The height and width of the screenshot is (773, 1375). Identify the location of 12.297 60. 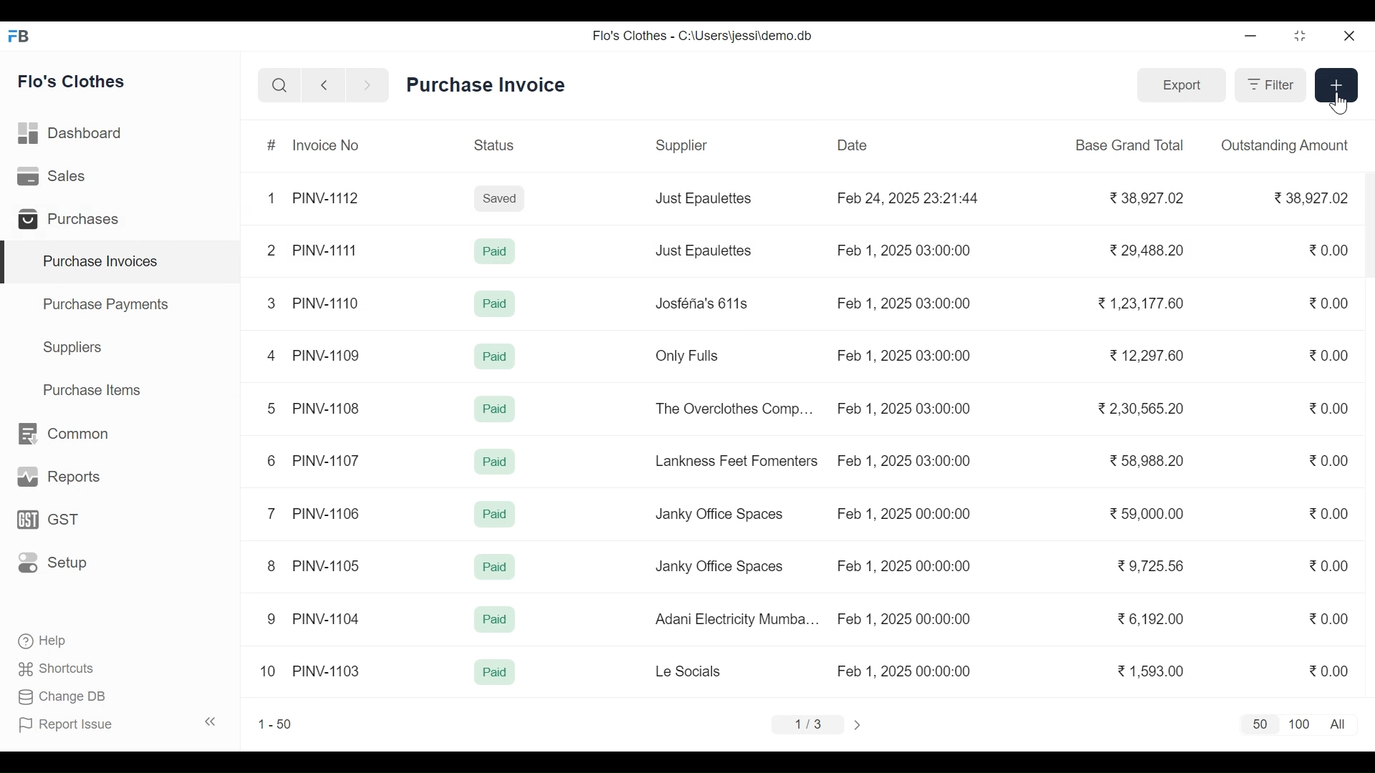
(1144, 355).